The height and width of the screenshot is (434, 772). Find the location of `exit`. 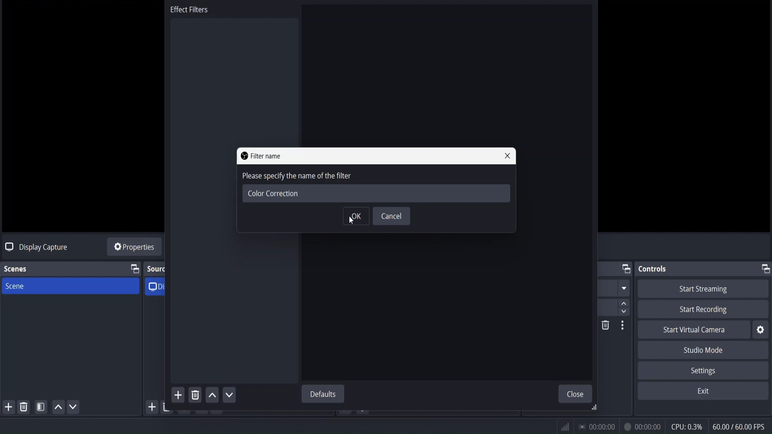

exit is located at coordinates (703, 391).